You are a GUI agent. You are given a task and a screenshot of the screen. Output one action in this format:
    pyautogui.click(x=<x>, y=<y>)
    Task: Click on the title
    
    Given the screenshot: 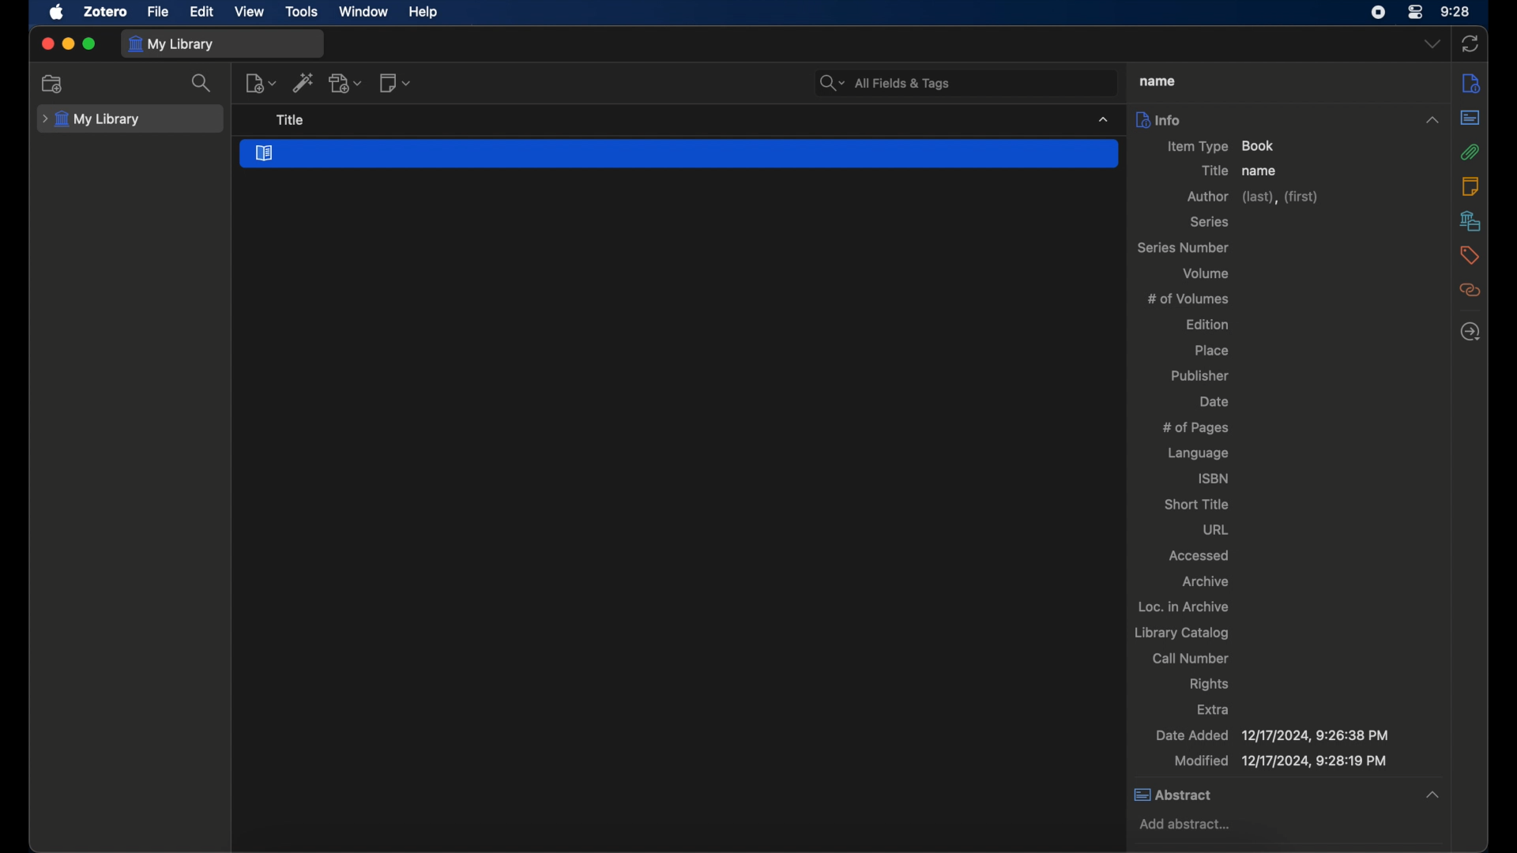 What is the action you would take?
    pyautogui.click(x=290, y=119)
    